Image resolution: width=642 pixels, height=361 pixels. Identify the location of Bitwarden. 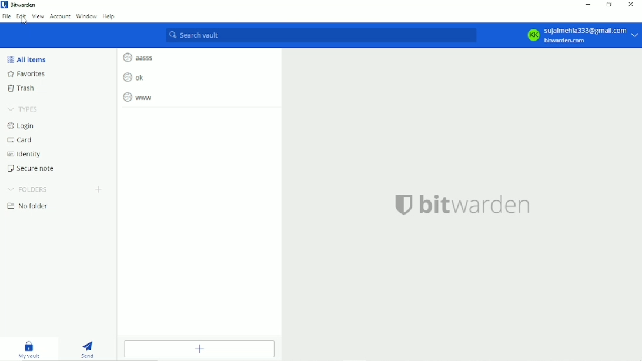
(25, 5).